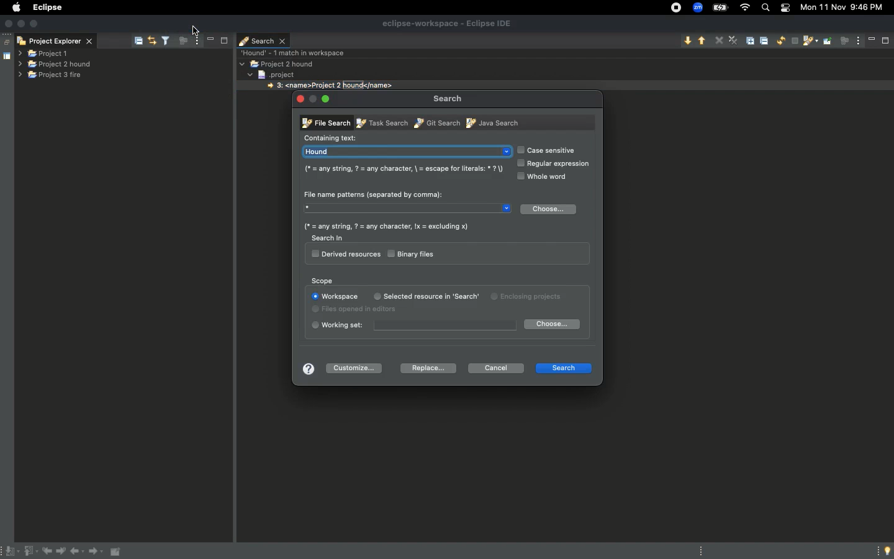 This screenshot has height=559, width=894. What do you see at coordinates (48, 76) in the screenshot?
I see `Project 3 fire` at bounding box center [48, 76].